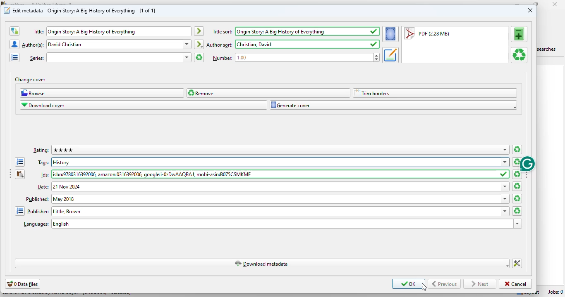 The height and width of the screenshot is (297, 565). What do you see at coordinates (261, 264) in the screenshot?
I see `download metadata` at bounding box center [261, 264].